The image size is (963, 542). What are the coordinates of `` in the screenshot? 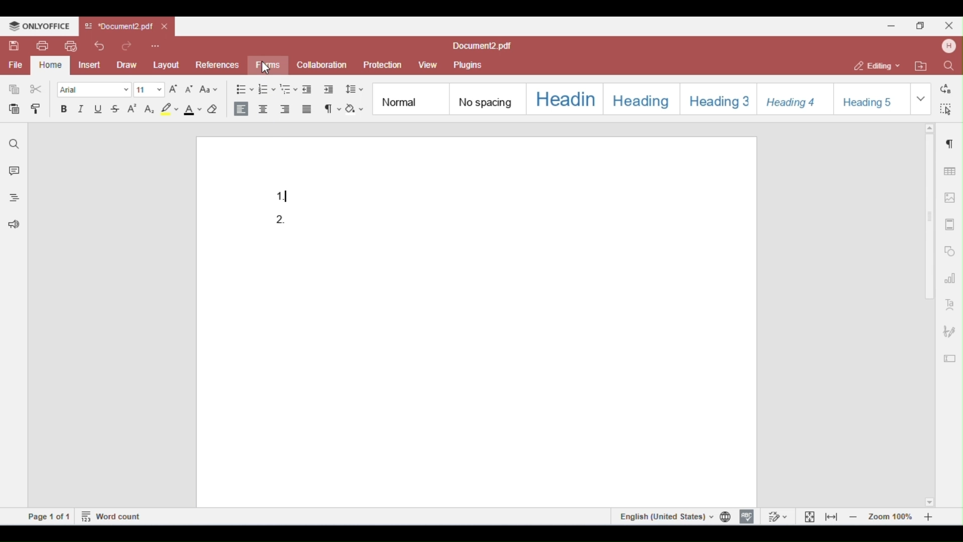 It's located at (316, 90).